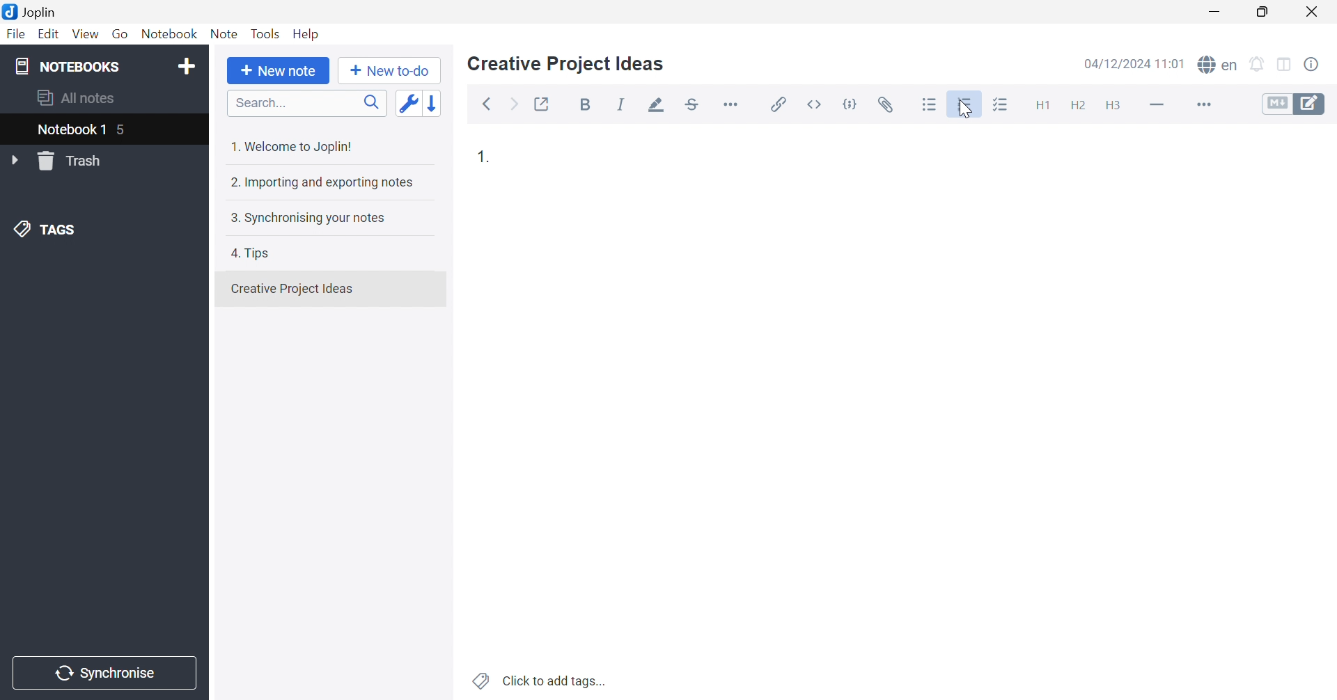  I want to click on Bold, so click(588, 106).